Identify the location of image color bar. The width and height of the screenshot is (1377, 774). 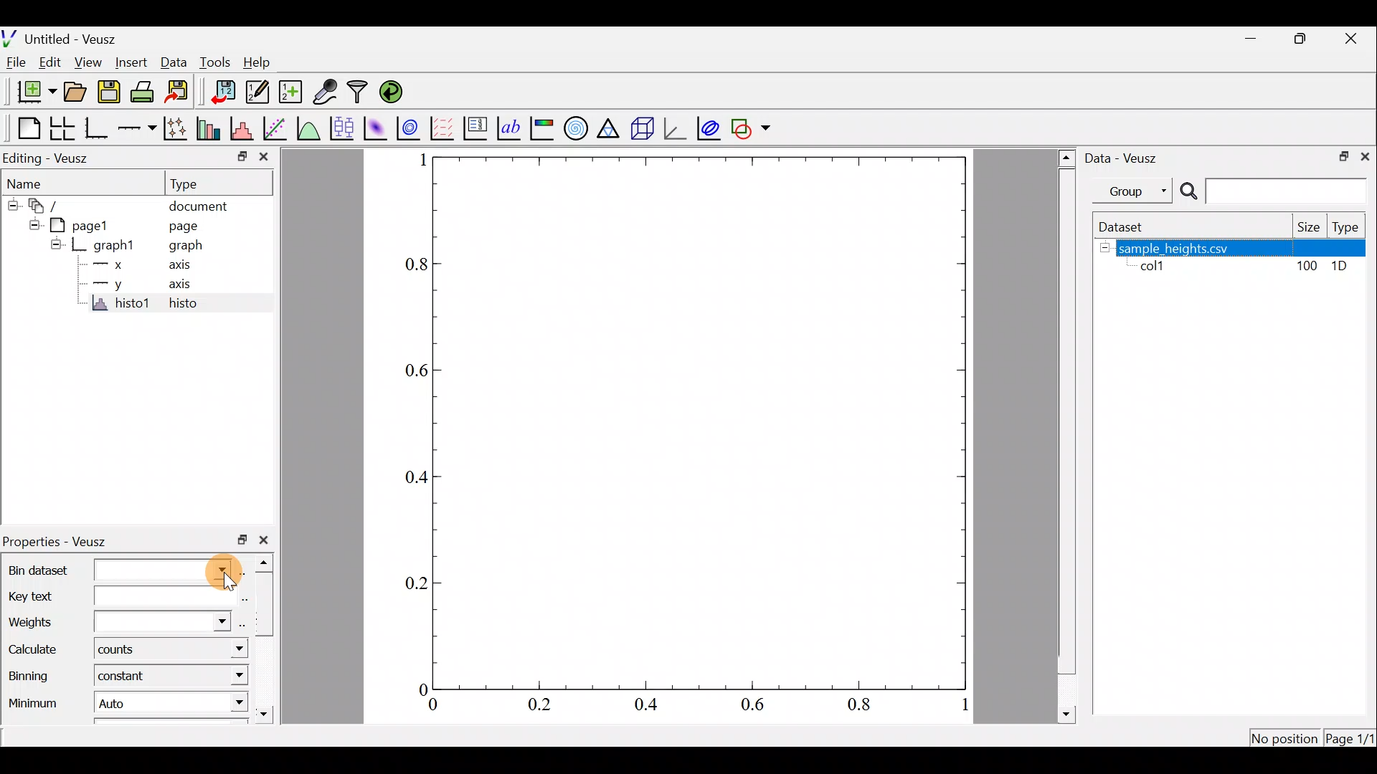
(544, 128).